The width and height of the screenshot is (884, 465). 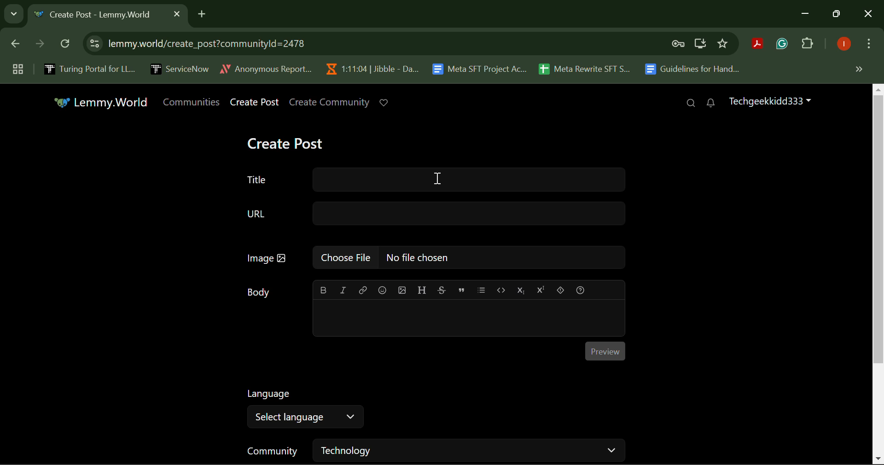 I want to click on More Options, so click(x=868, y=46).